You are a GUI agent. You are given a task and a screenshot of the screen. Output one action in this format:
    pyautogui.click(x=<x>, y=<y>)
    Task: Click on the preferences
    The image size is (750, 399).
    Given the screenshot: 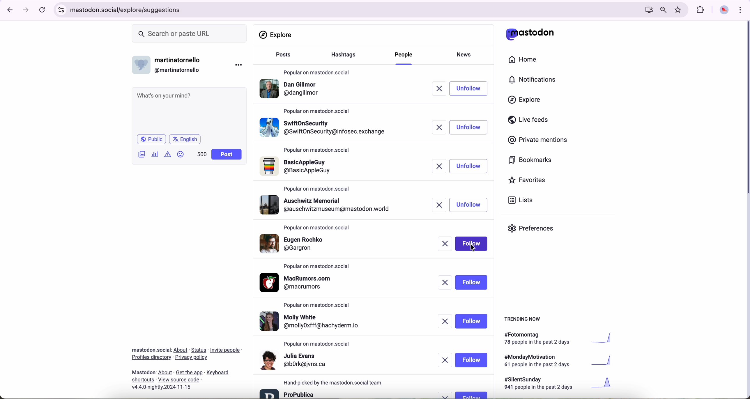 What is the action you would take?
    pyautogui.click(x=535, y=230)
    